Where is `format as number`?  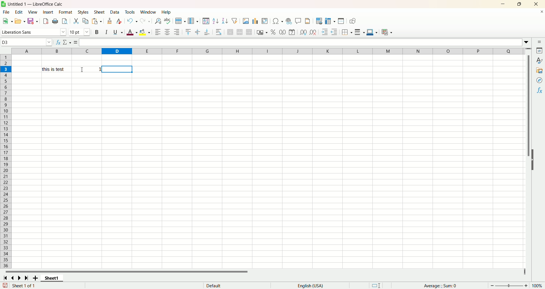 format as number is located at coordinates (282, 31).